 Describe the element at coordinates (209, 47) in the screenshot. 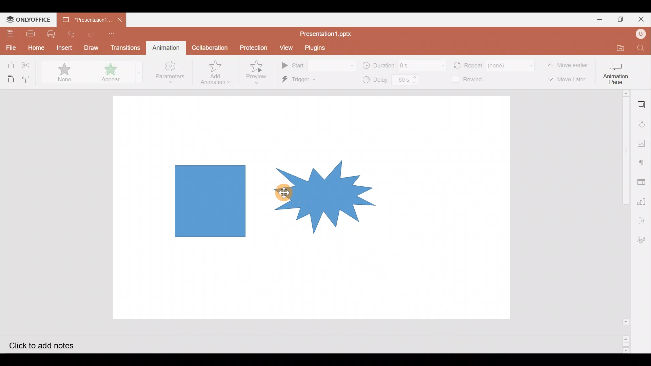

I see `Collaboration` at that location.